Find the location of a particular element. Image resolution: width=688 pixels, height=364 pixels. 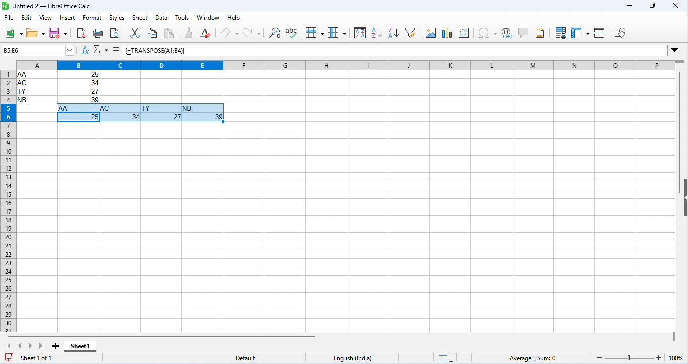

print preview is located at coordinates (116, 34).